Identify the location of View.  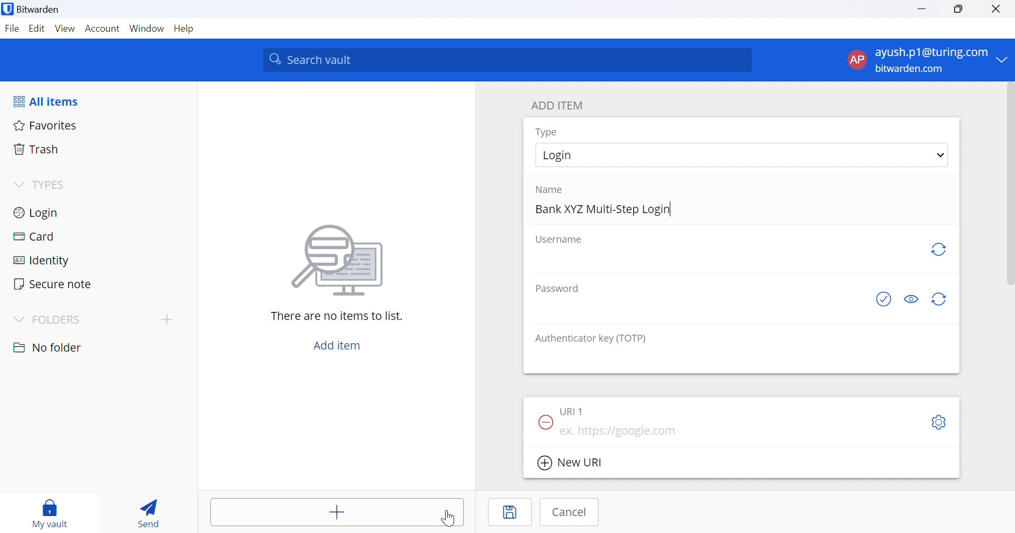
(64, 28).